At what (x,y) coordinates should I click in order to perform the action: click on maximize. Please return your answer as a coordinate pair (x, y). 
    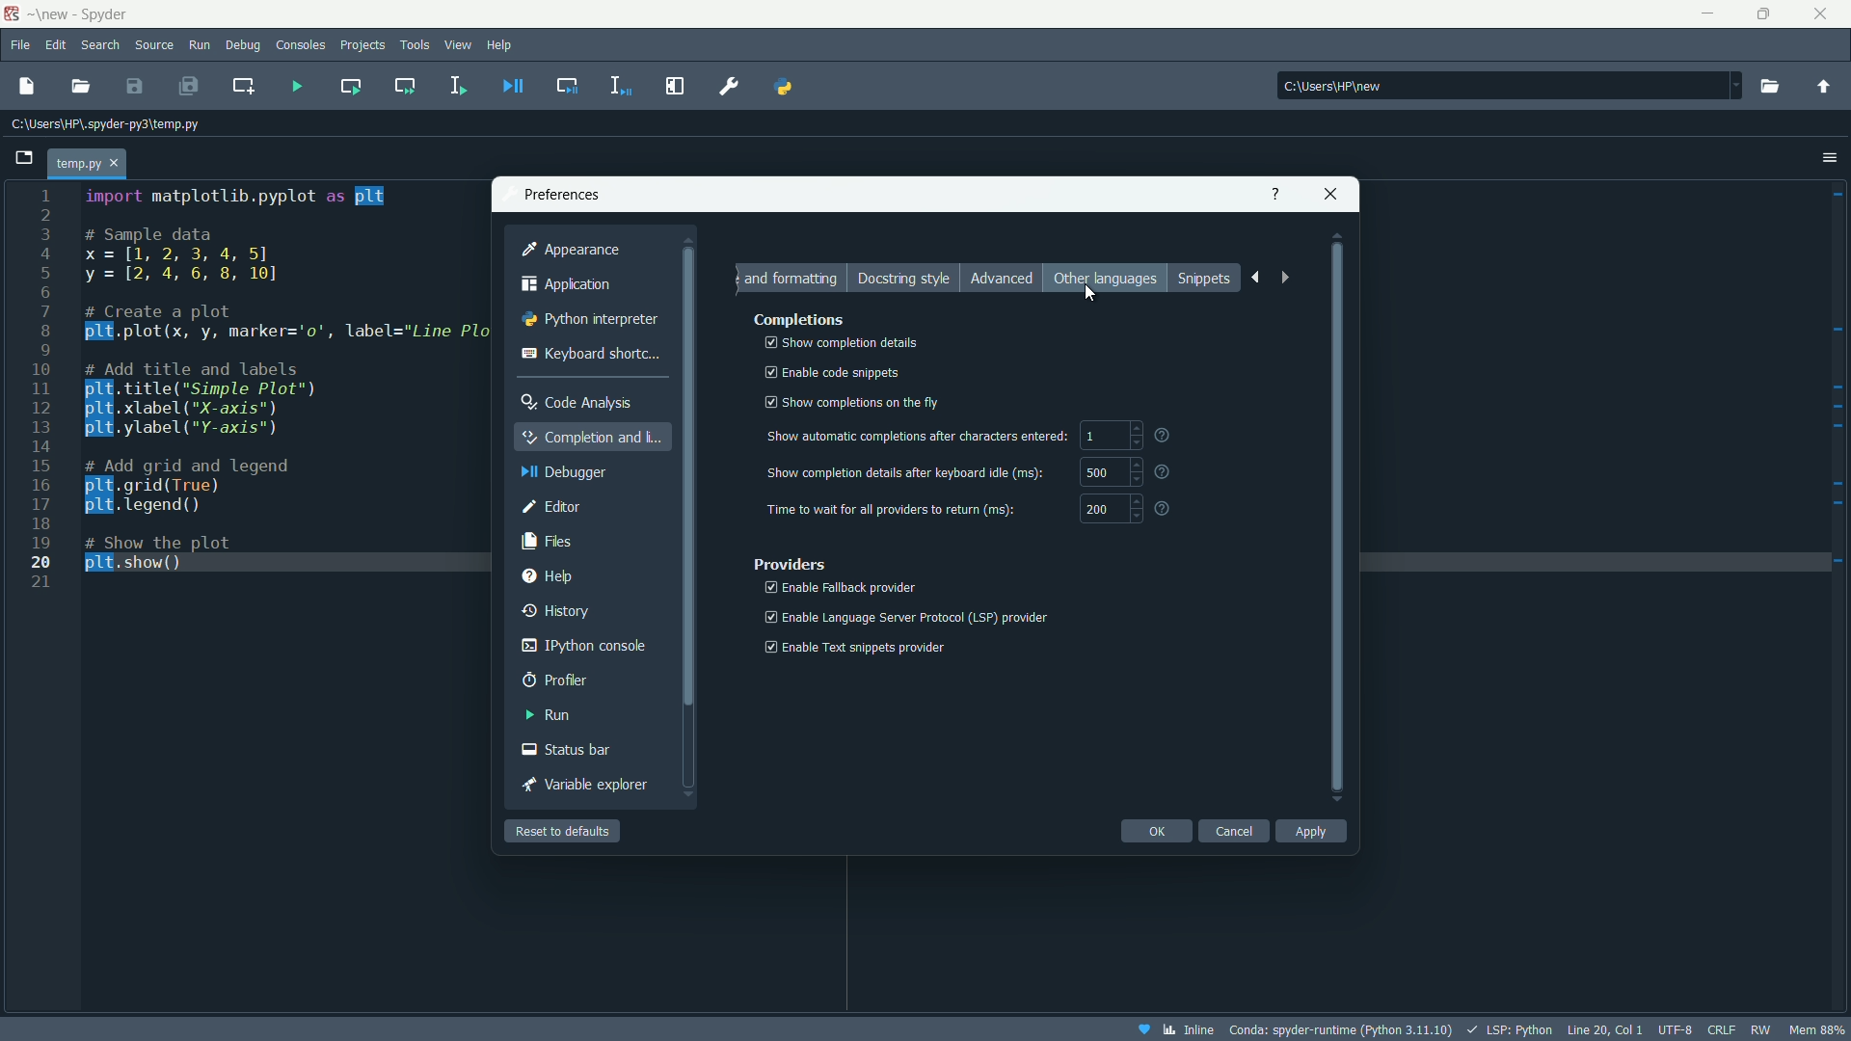
    Looking at the image, I should click on (1763, 14).